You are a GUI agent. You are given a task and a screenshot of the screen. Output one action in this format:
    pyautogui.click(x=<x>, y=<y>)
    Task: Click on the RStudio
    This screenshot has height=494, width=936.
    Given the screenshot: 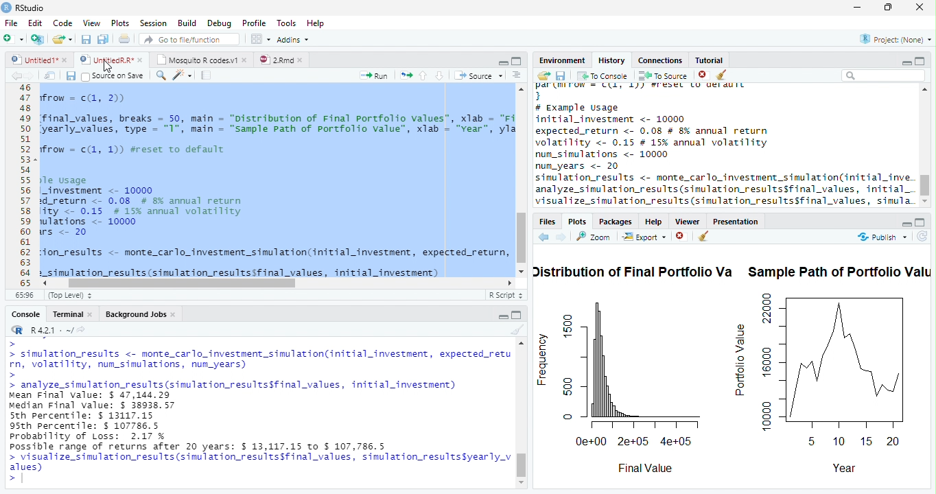 What is the action you would take?
    pyautogui.click(x=23, y=8)
    